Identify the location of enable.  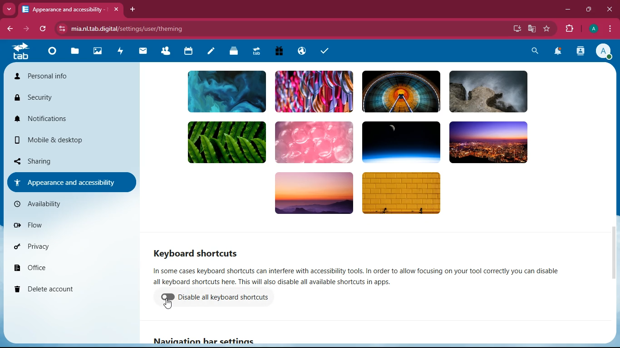
(169, 298).